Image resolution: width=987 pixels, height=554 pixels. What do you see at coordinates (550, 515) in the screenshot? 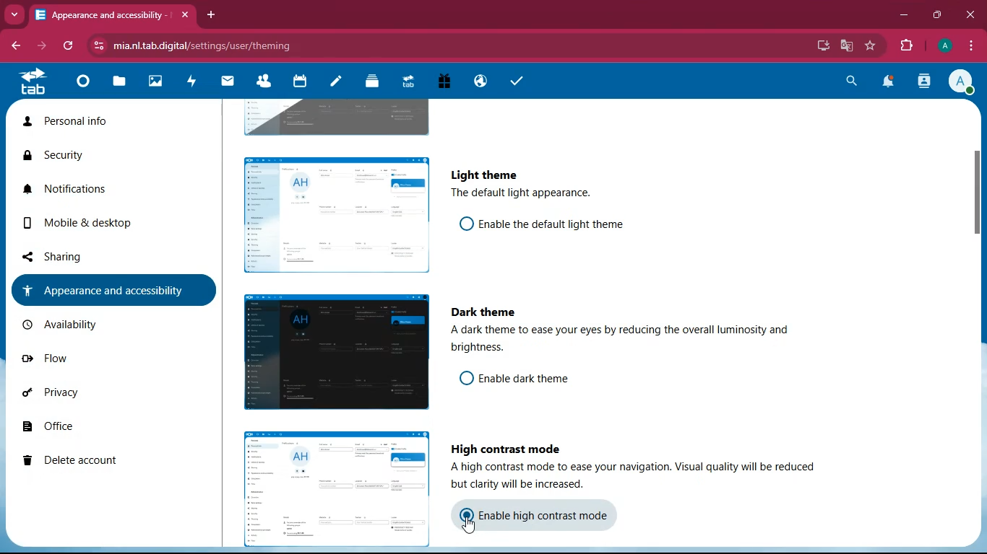
I see `enable high contrast mode` at bounding box center [550, 515].